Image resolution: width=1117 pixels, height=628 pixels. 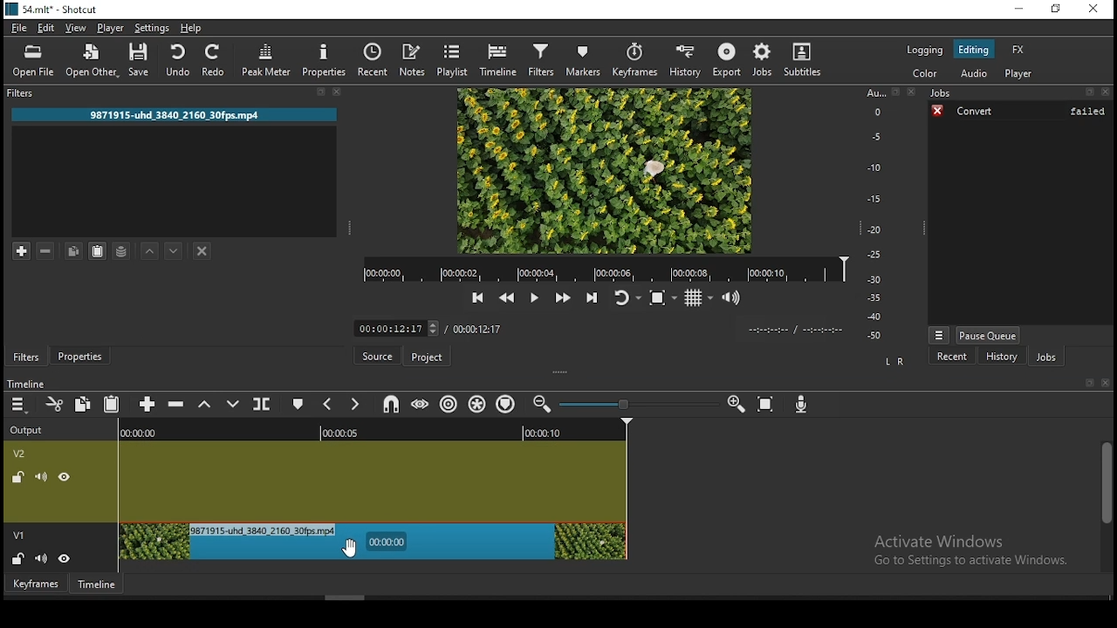 I want to click on redo, so click(x=215, y=60).